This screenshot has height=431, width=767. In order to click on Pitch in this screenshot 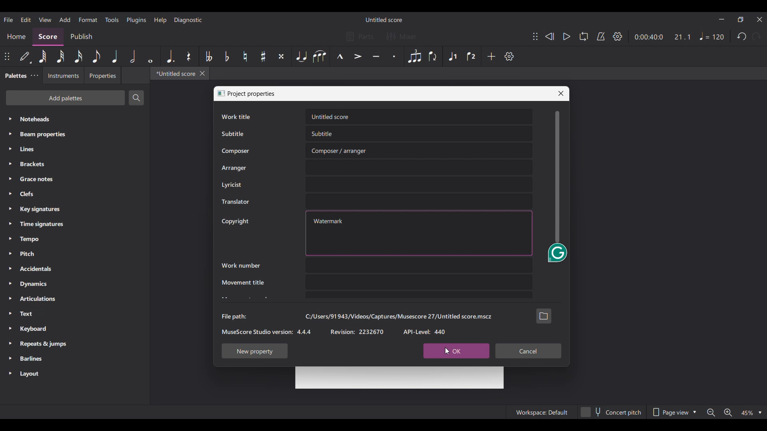, I will do `click(75, 254)`.